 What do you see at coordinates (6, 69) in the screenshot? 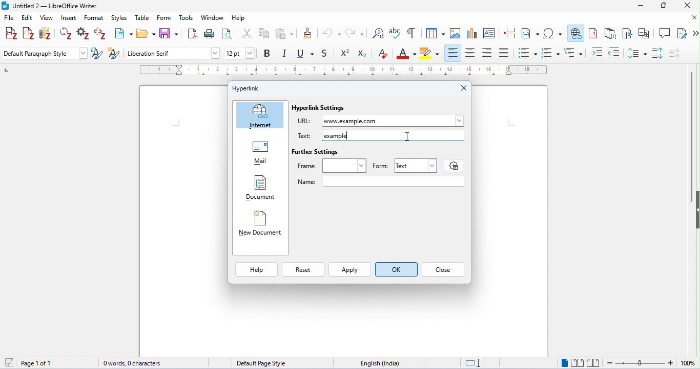
I see `left numbering in ruler` at bounding box center [6, 69].